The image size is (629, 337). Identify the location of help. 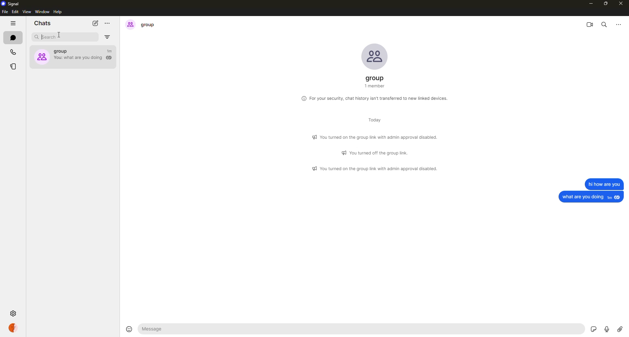
(58, 12).